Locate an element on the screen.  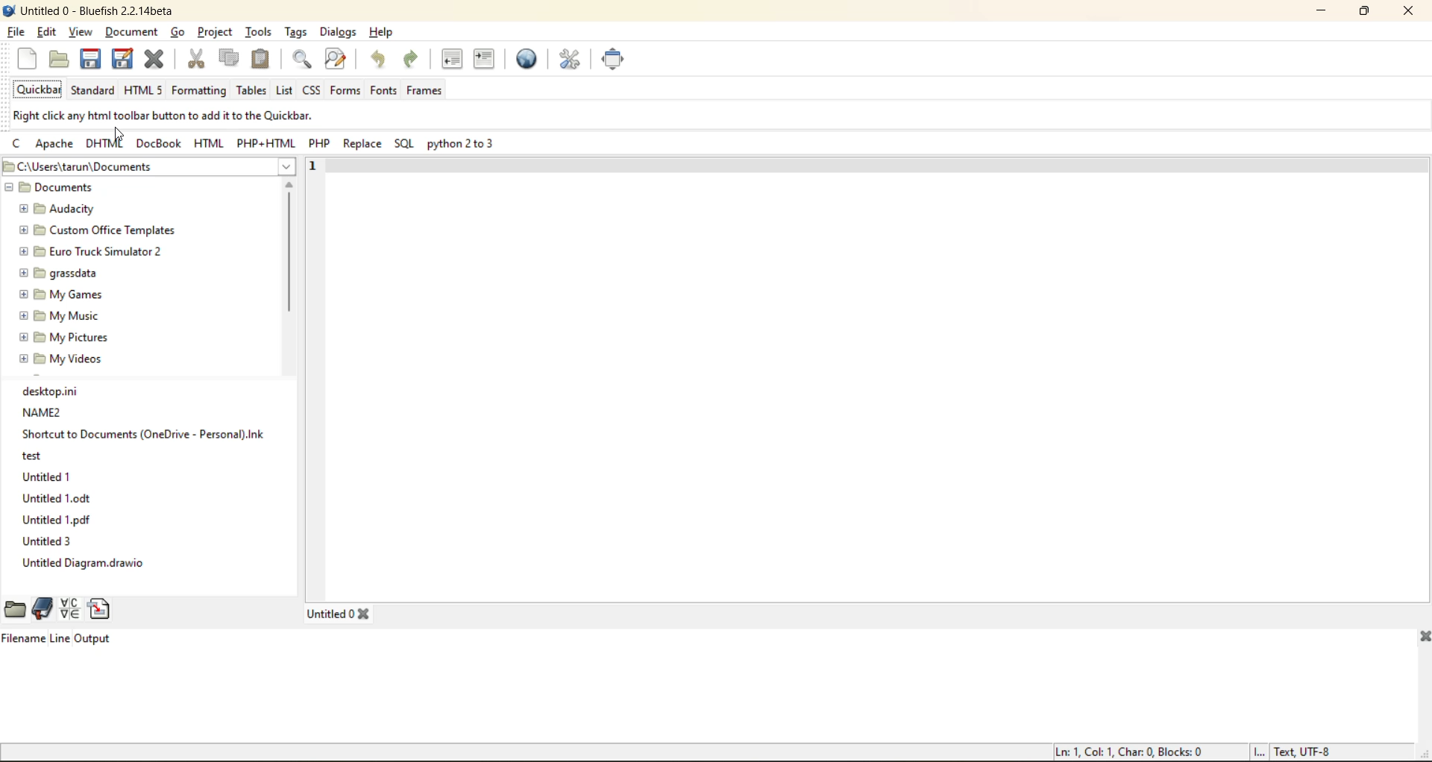
tools is located at coordinates (258, 34).